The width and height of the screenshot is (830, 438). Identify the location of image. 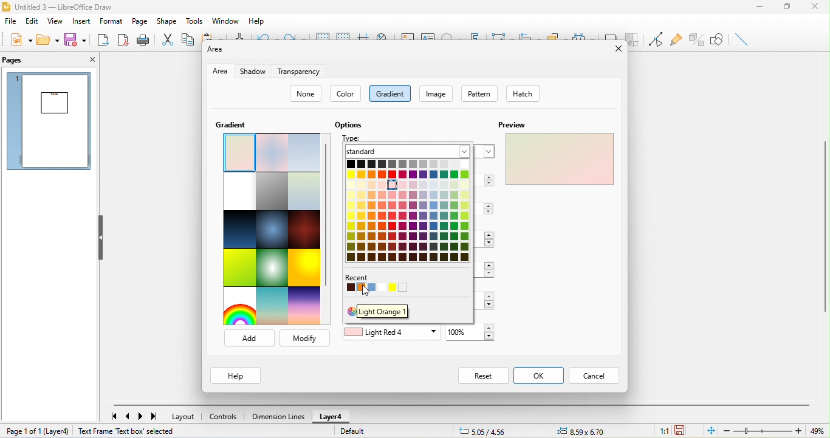
(405, 35).